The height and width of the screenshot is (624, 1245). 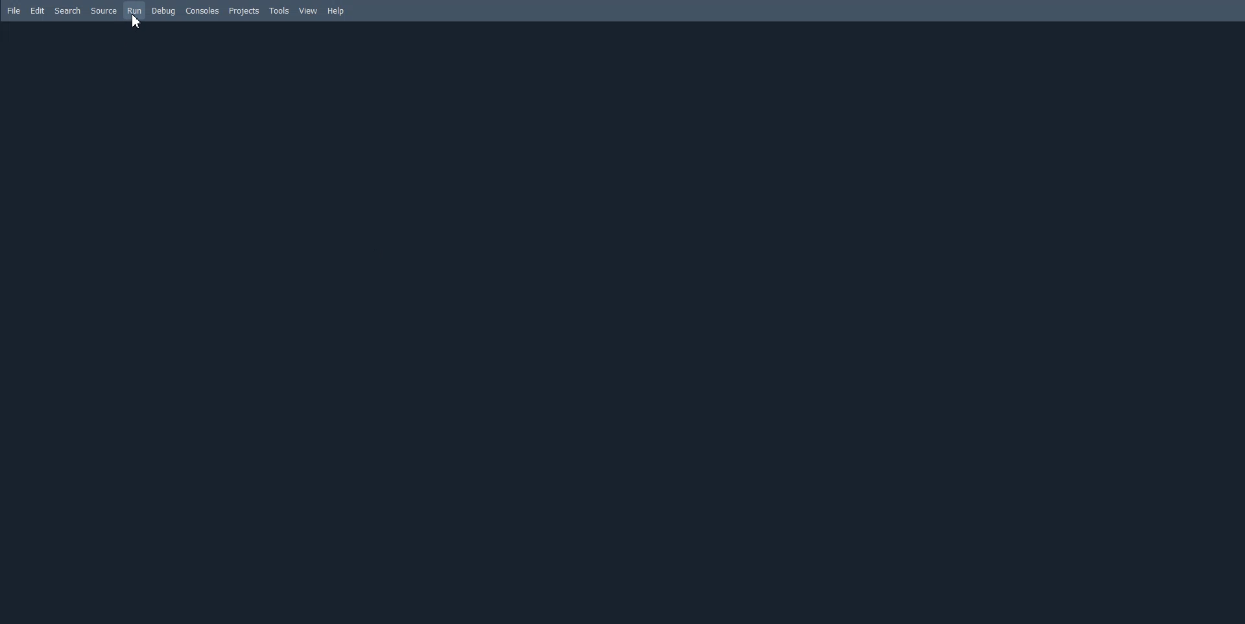 I want to click on View, so click(x=309, y=11).